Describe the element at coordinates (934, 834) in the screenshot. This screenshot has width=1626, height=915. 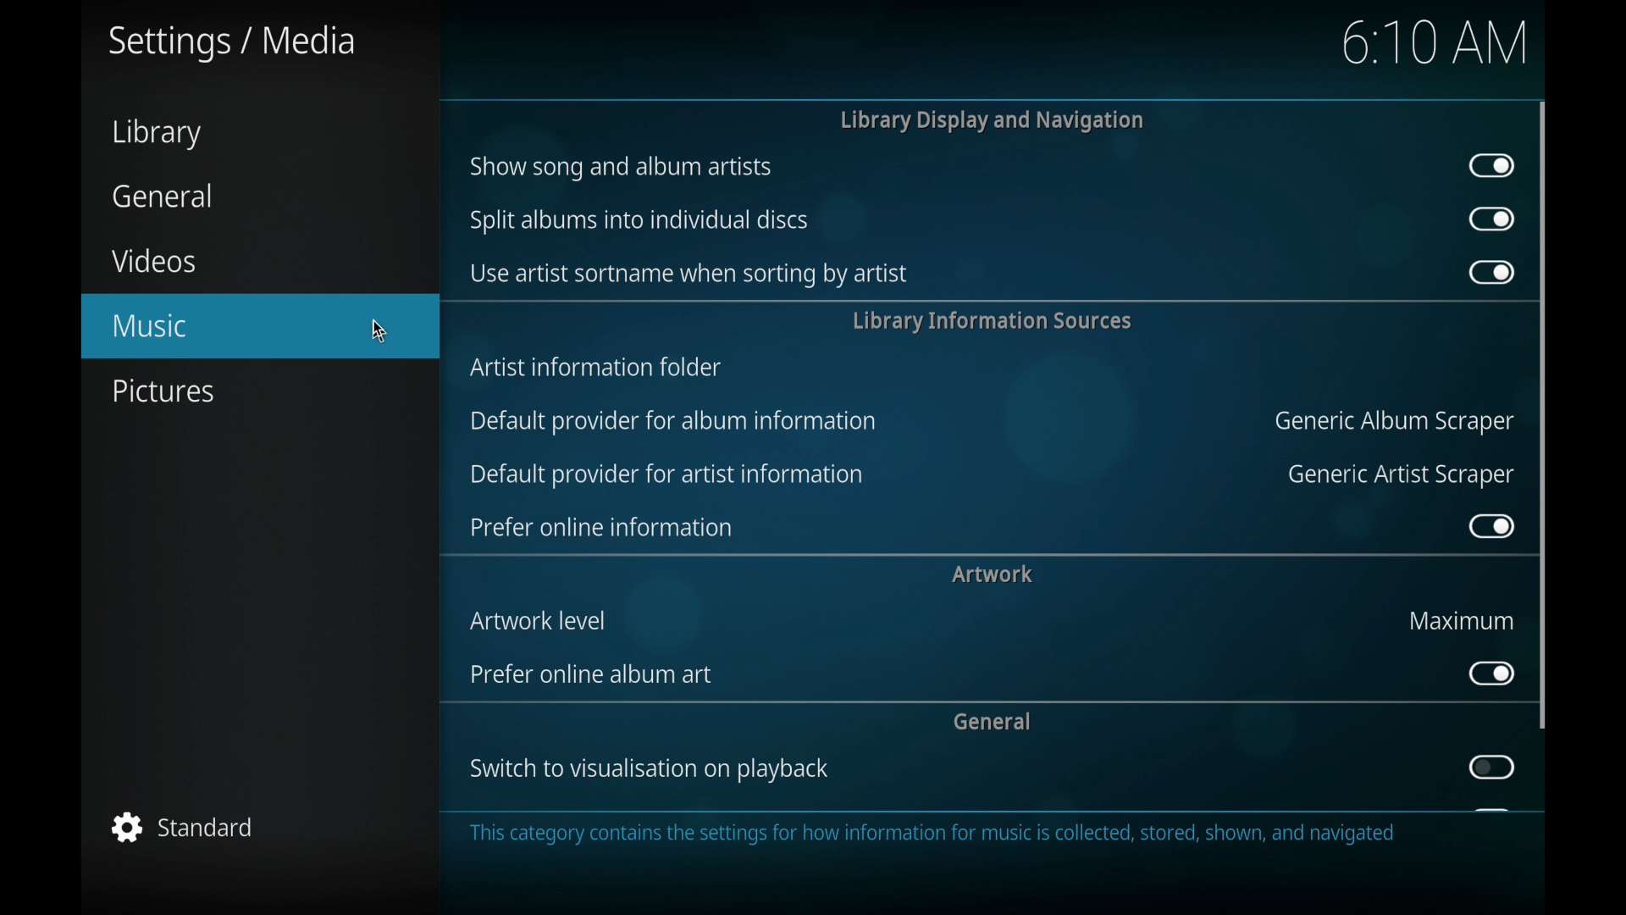
I see `info` at that location.